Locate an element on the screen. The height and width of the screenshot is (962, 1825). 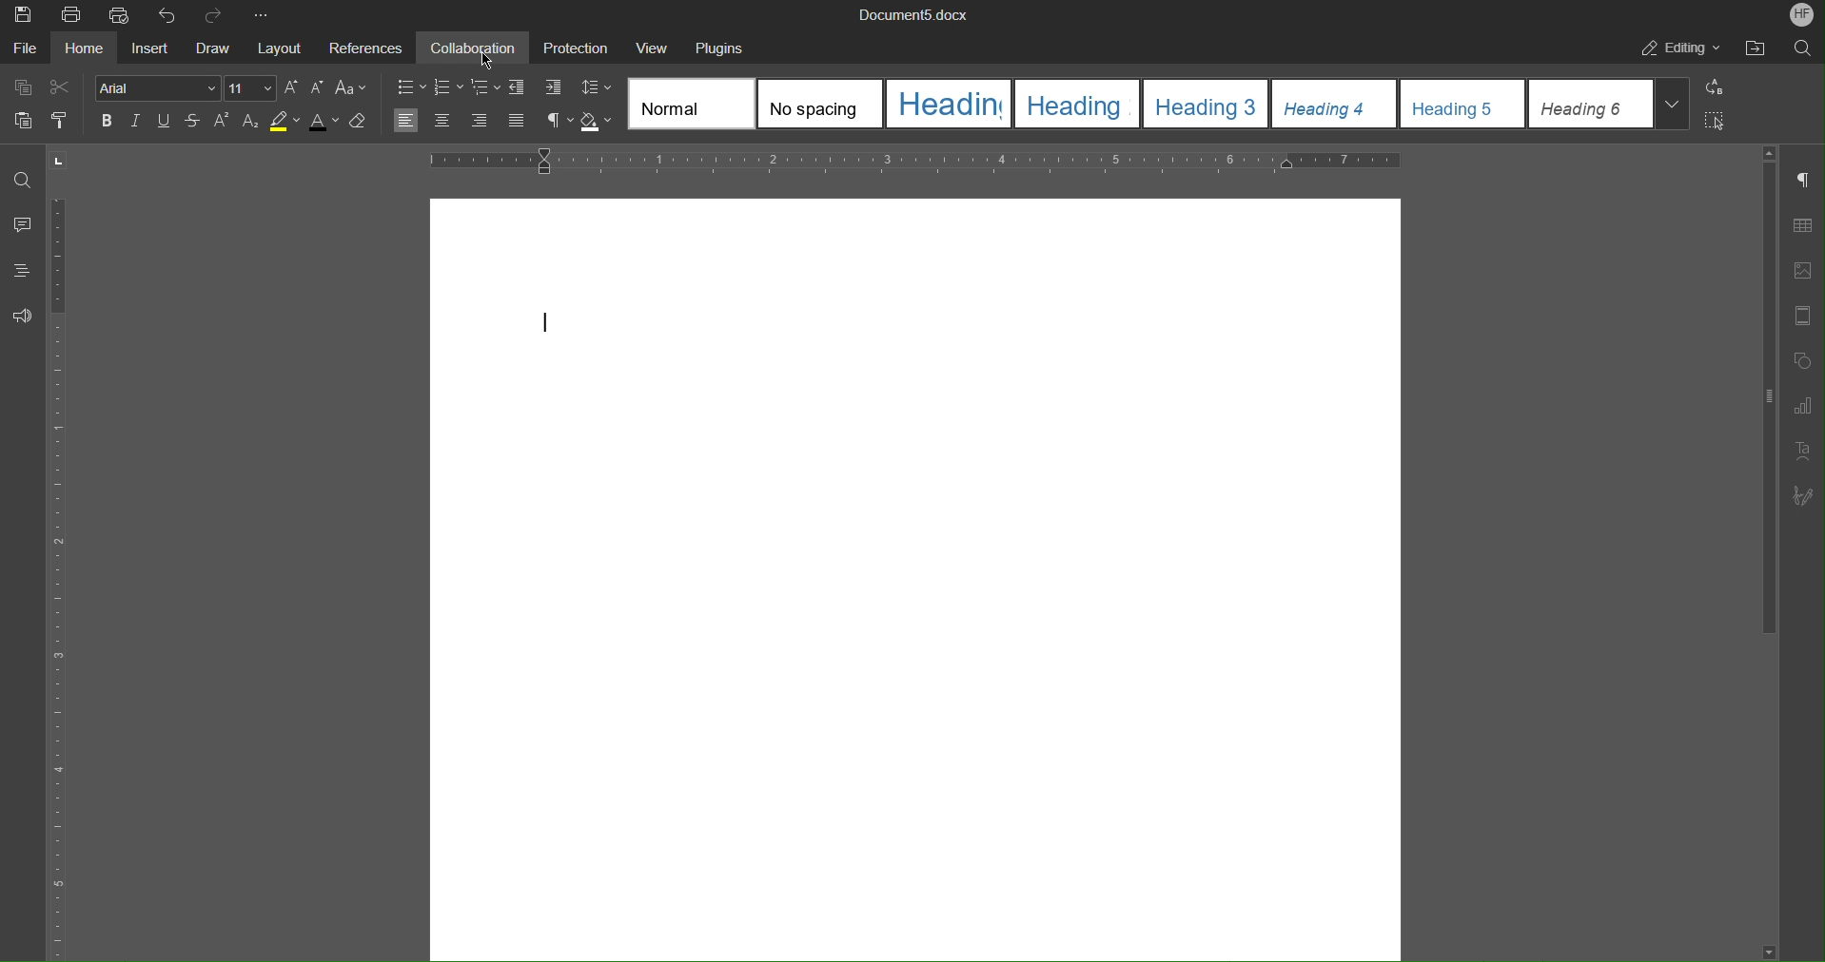
Underline is located at coordinates (169, 125).